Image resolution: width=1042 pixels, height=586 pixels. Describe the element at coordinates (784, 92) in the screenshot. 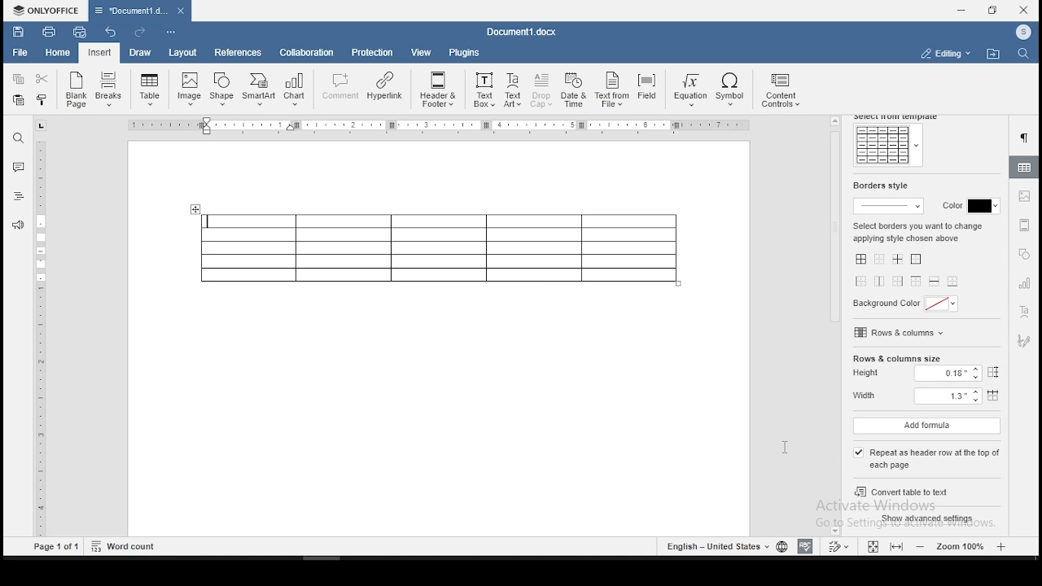

I see `content controls` at that location.